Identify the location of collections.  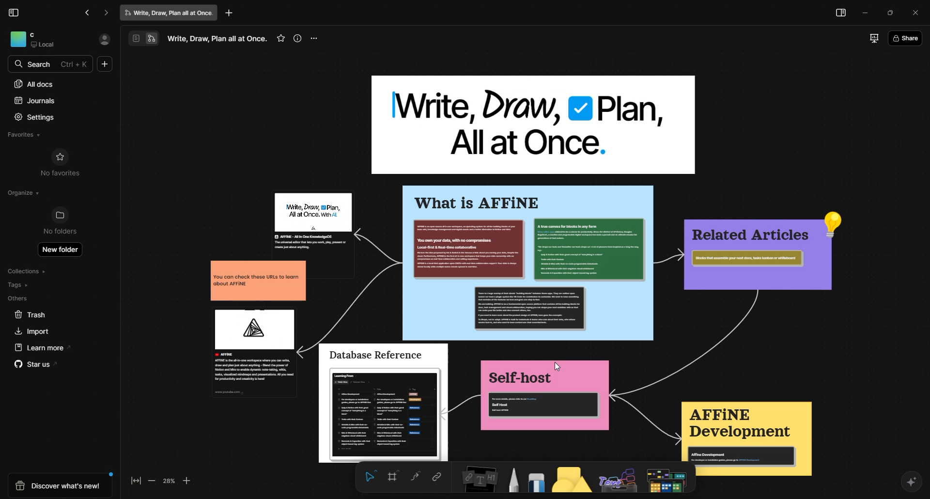
(30, 271).